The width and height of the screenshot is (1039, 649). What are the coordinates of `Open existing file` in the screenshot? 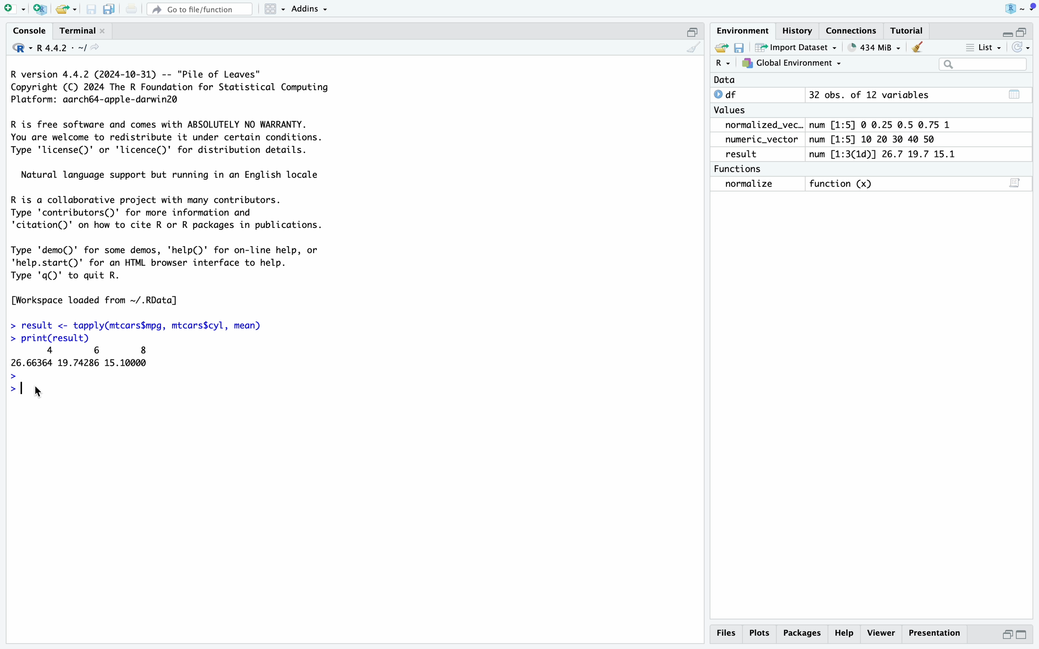 It's located at (66, 9).